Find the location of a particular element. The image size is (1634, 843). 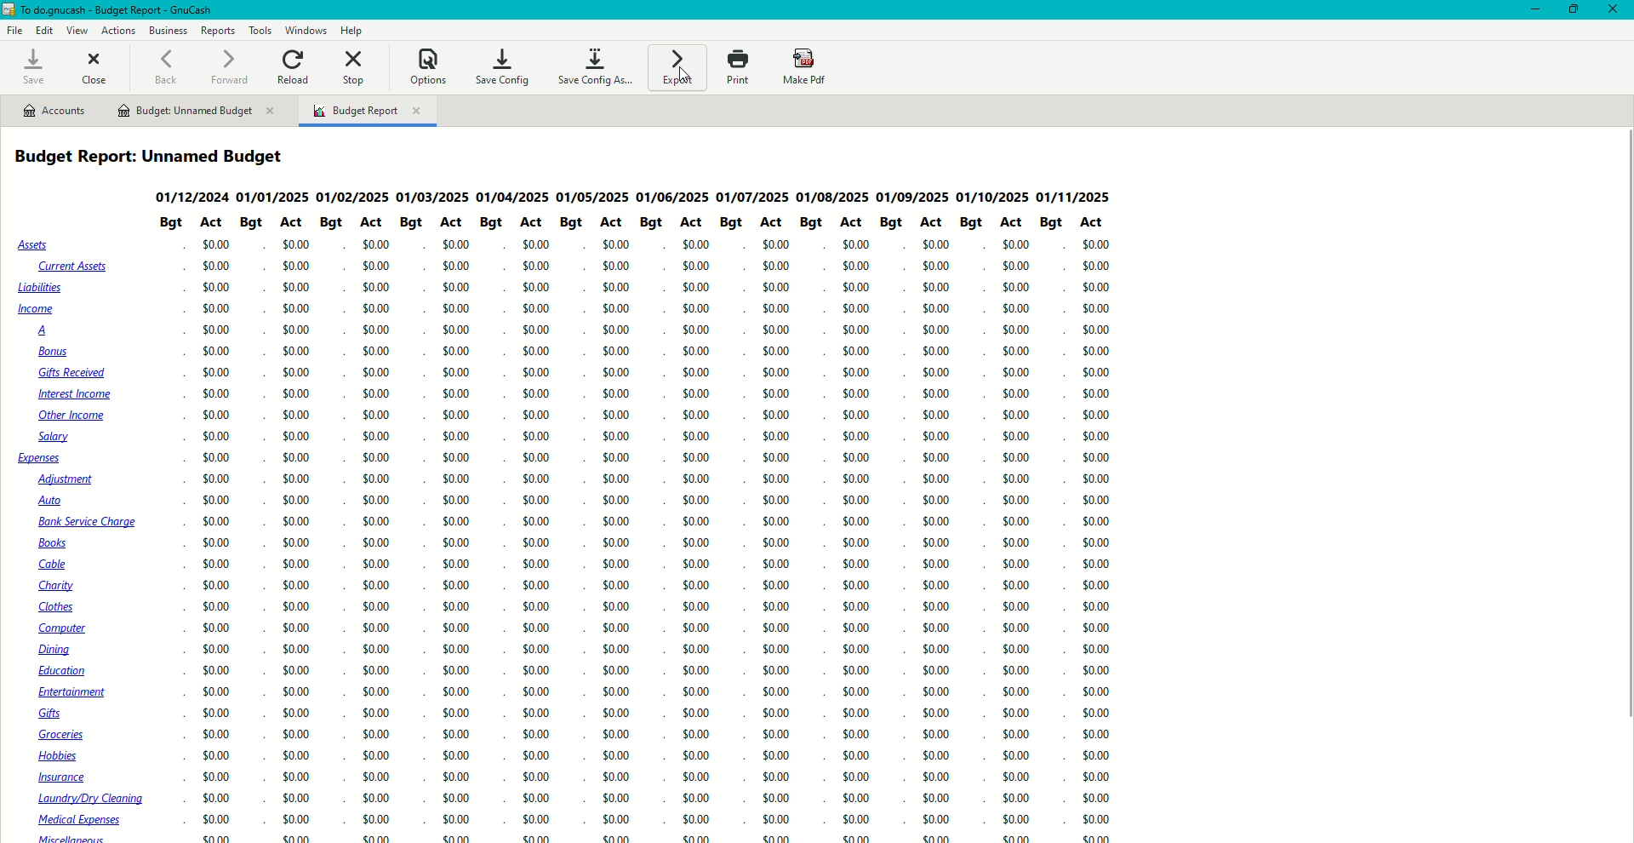

0.00 is located at coordinates (373, 244).